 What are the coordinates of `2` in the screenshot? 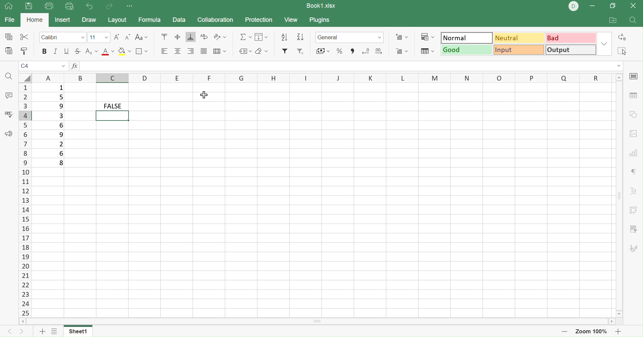 It's located at (60, 145).